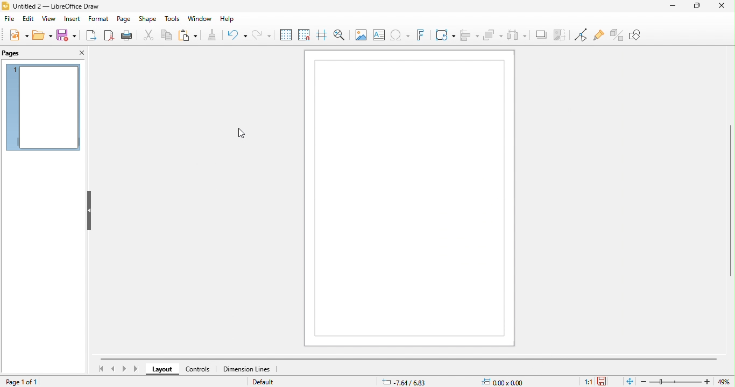 Image resolution: width=735 pixels, height=387 pixels. What do you see at coordinates (43, 110) in the screenshot?
I see `page preview` at bounding box center [43, 110].